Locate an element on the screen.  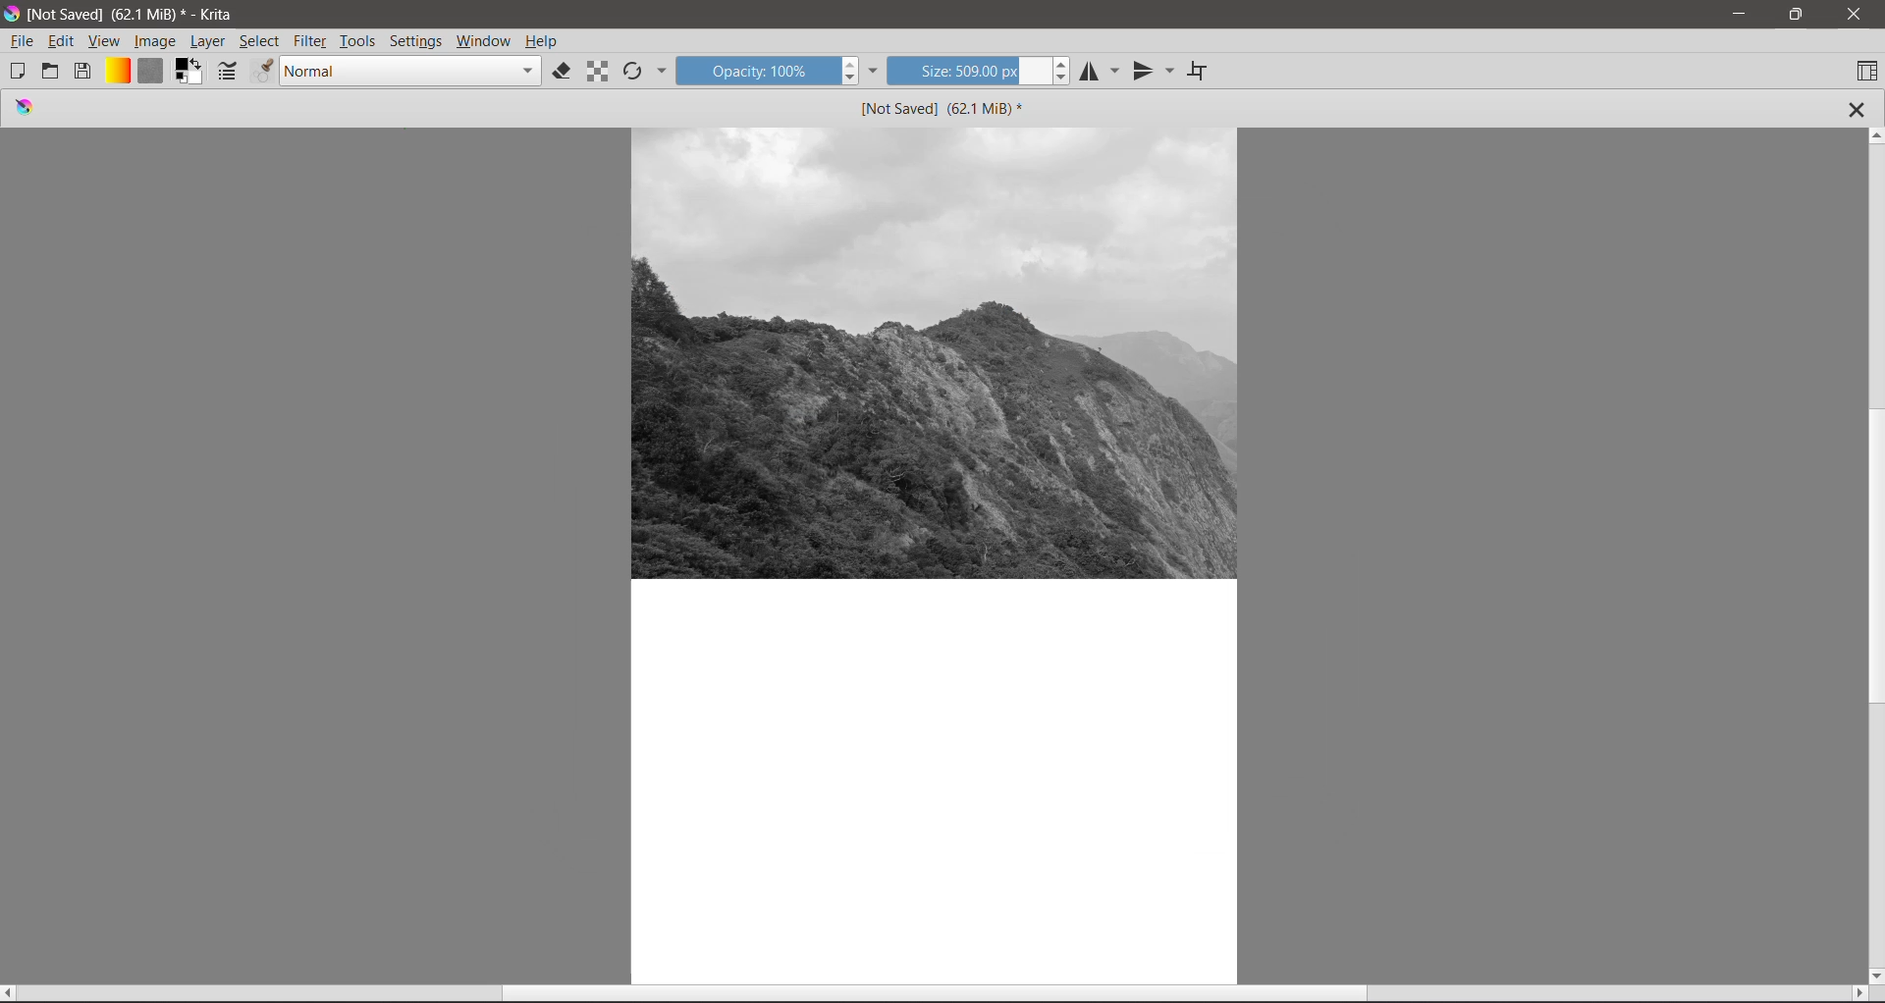
Application Name is located at coordinates (135, 13).